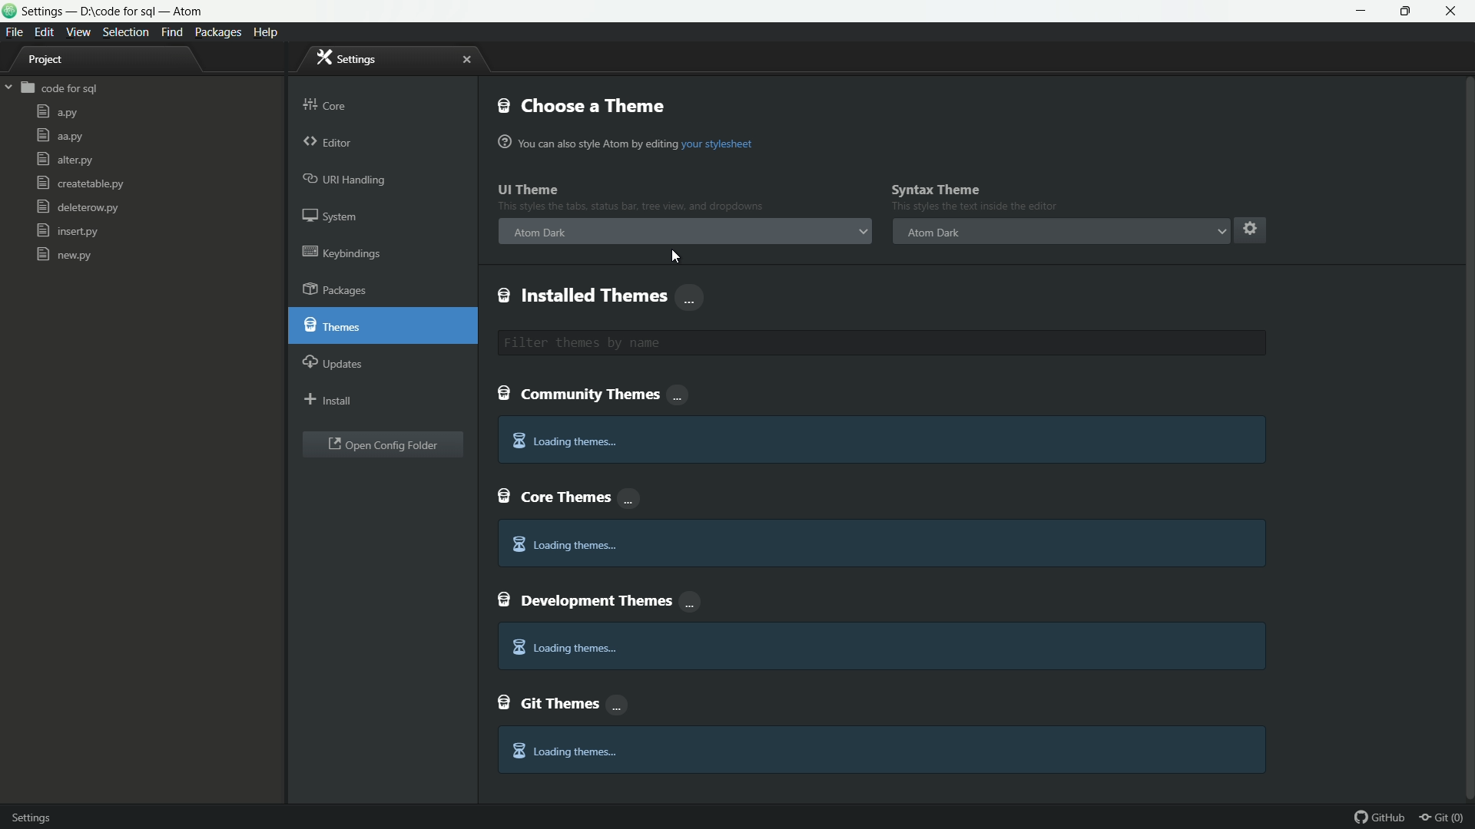 This screenshot has width=1475, height=829. I want to click on git themes, so click(564, 702).